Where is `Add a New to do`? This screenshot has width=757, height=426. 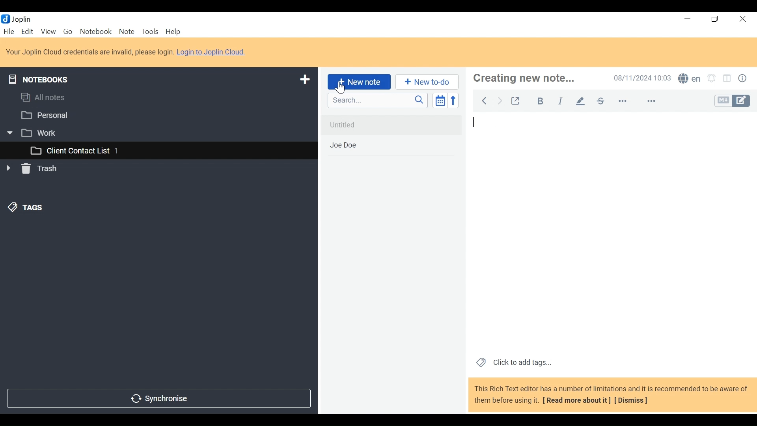
Add a New to do is located at coordinates (427, 82).